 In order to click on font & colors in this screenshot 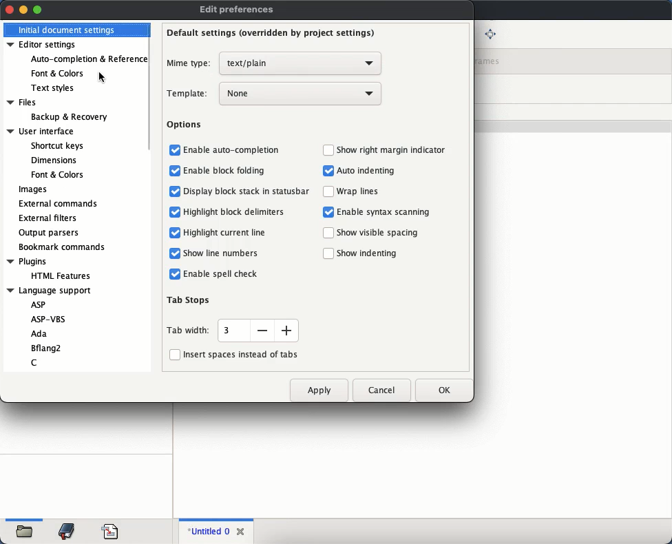, I will do `click(56, 174)`.